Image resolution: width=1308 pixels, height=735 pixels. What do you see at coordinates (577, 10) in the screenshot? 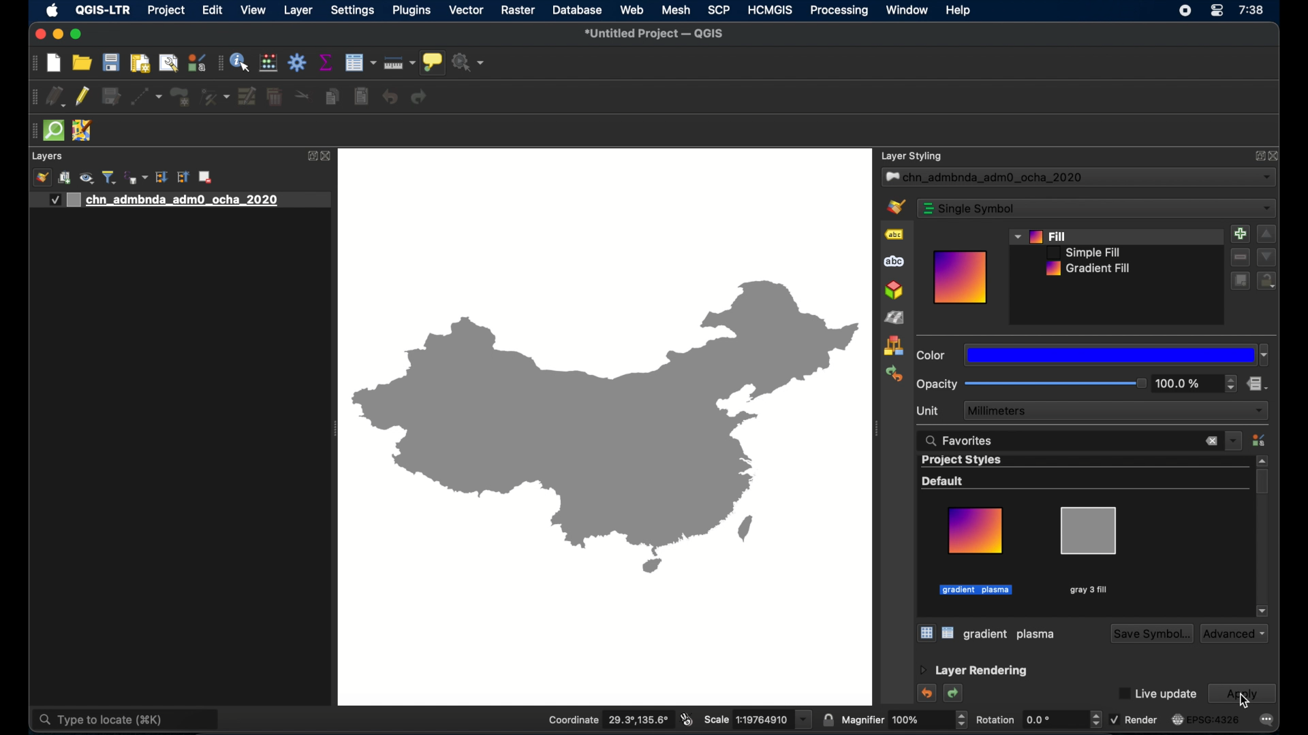
I see `database` at bounding box center [577, 10].